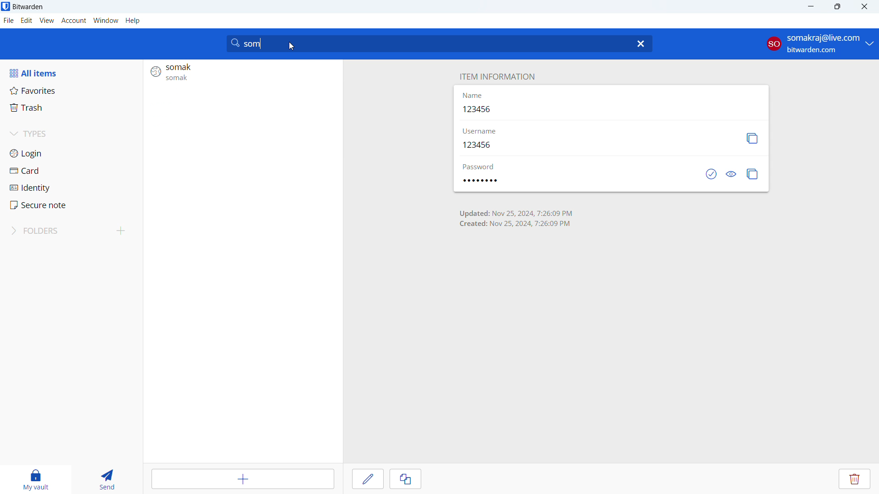 The height and width of the screenshot is (494, 879). Describe the element at coordinates (753, 174) in the screenshot. I see `copy password` at that location.